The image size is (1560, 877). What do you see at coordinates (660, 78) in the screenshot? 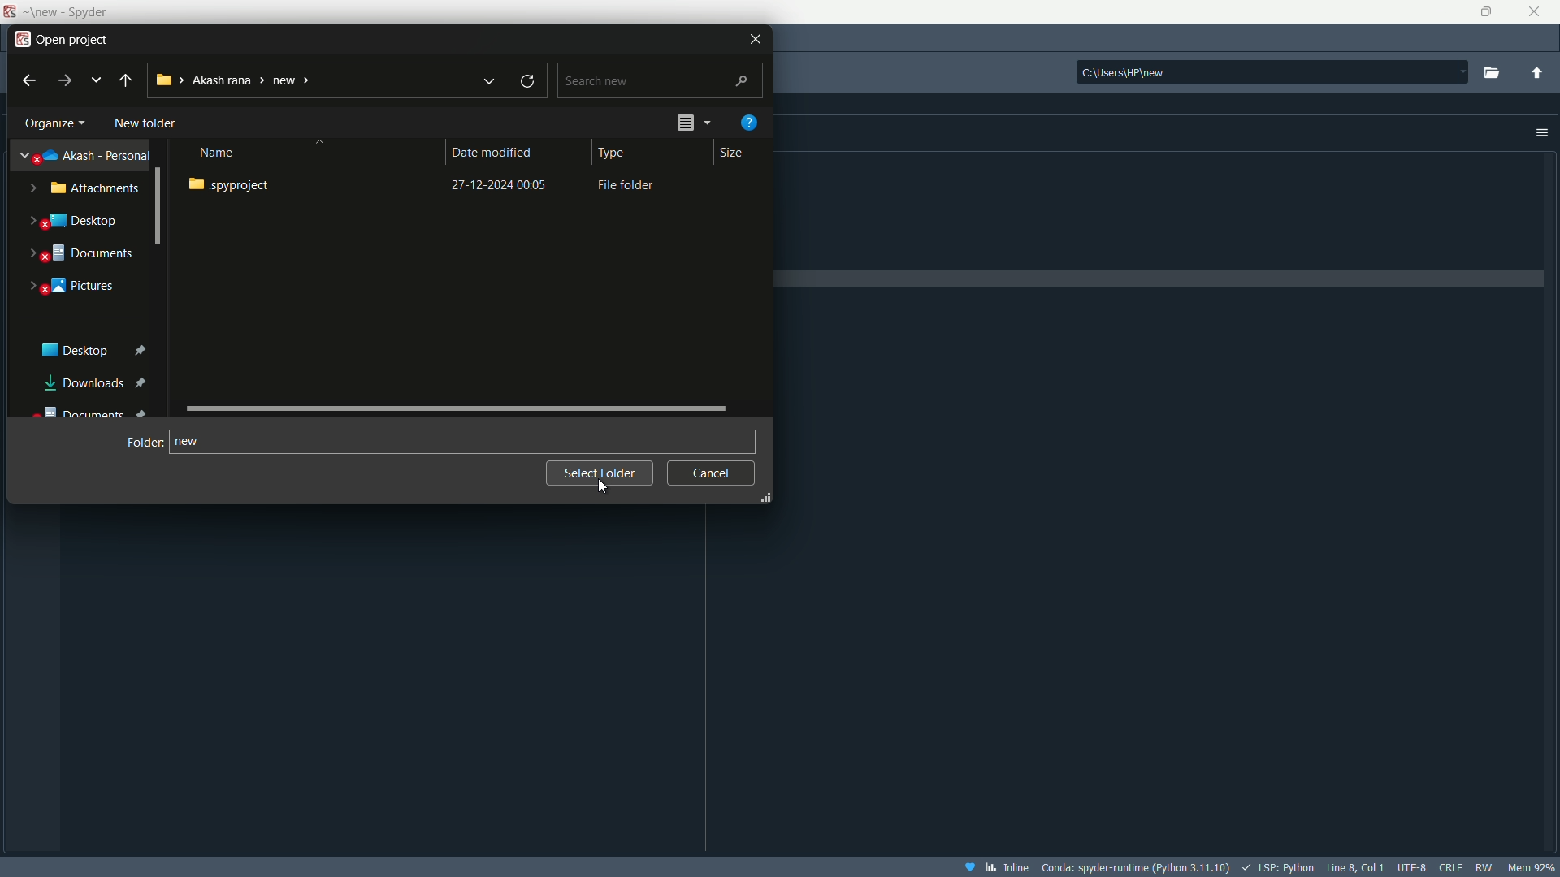
I see `search bar` at bounding box center [660, 78].